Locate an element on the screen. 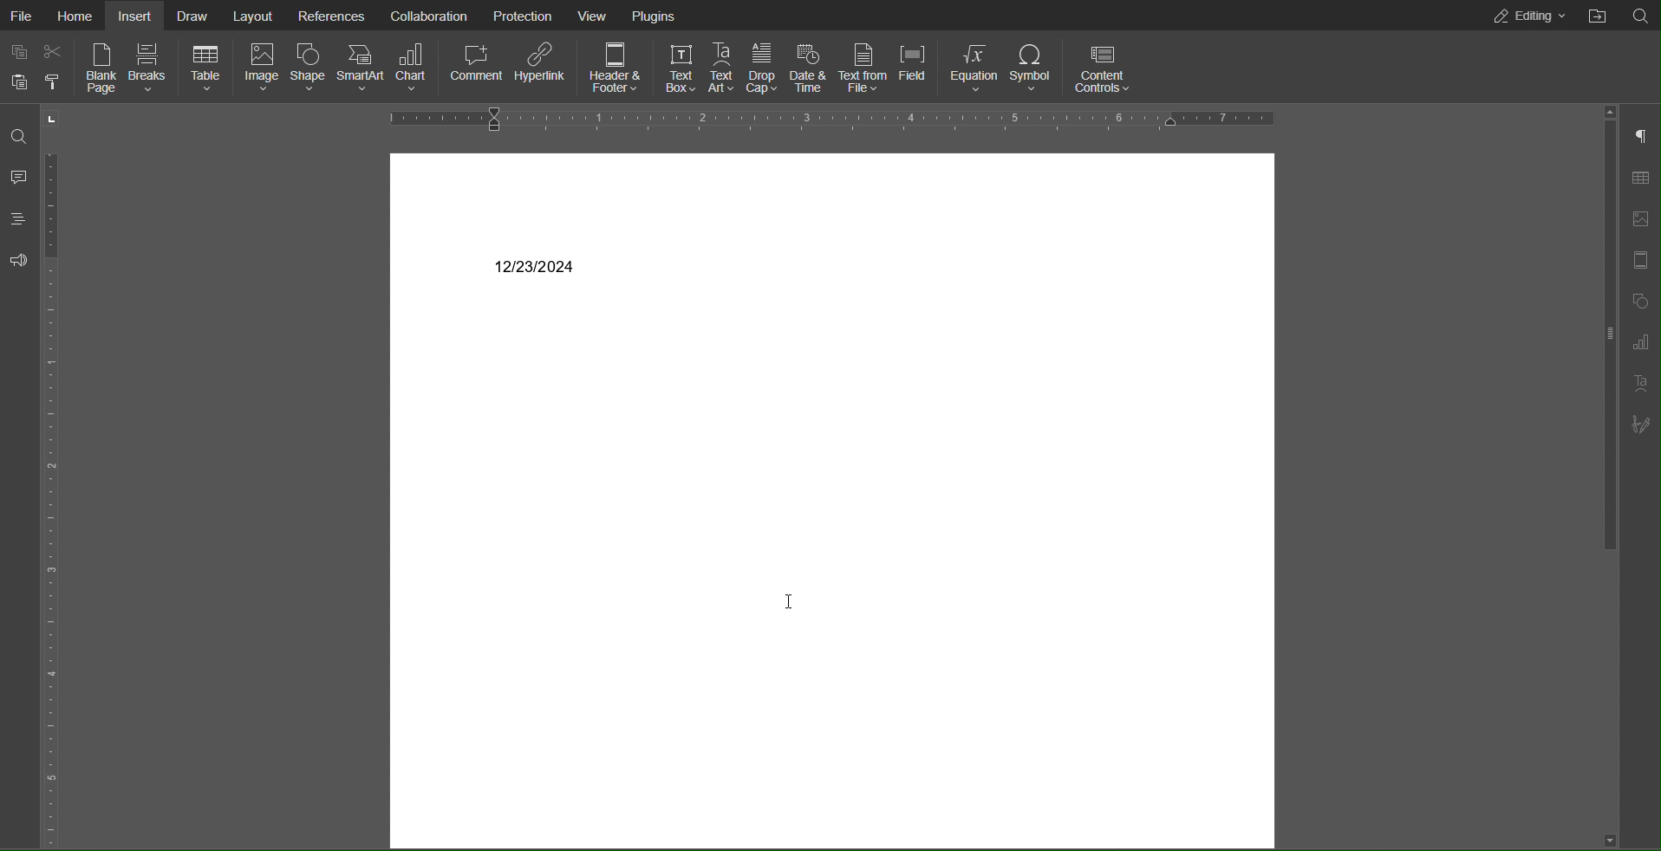 The image size is (1661, 851). Equation is located at coordinates (975, 68).